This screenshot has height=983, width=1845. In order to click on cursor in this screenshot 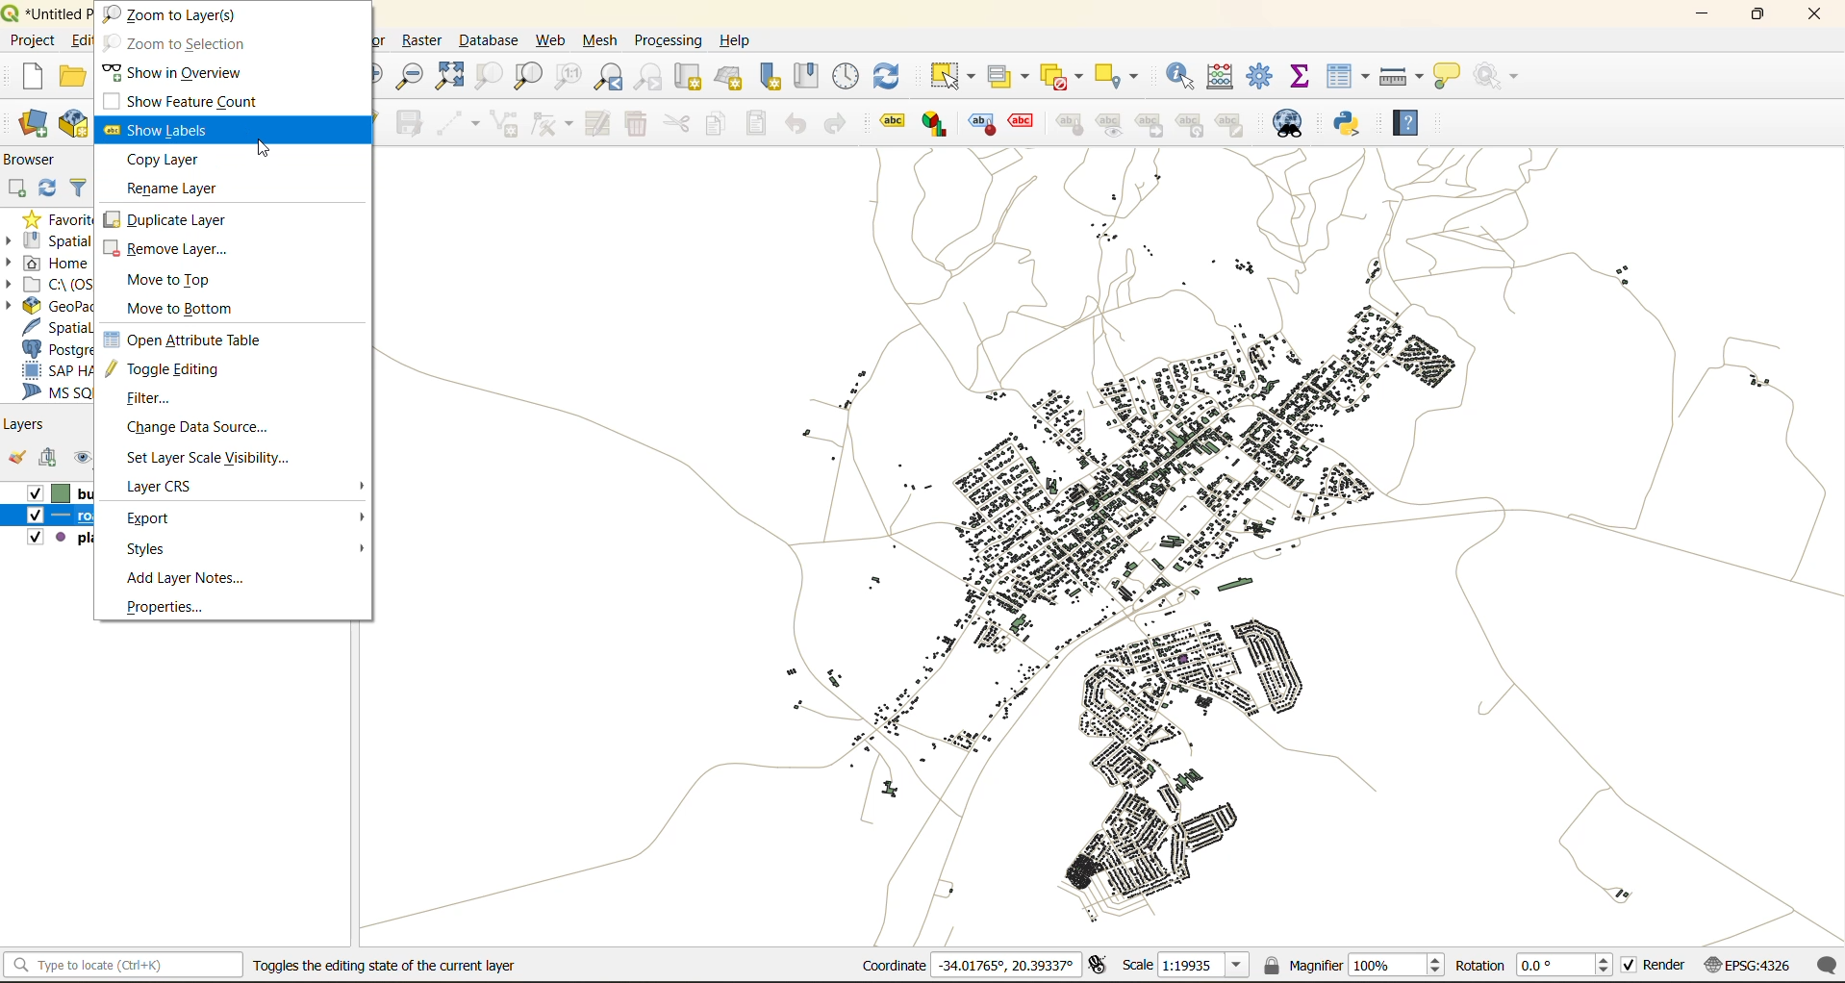, I will do `click(265, 151)`.